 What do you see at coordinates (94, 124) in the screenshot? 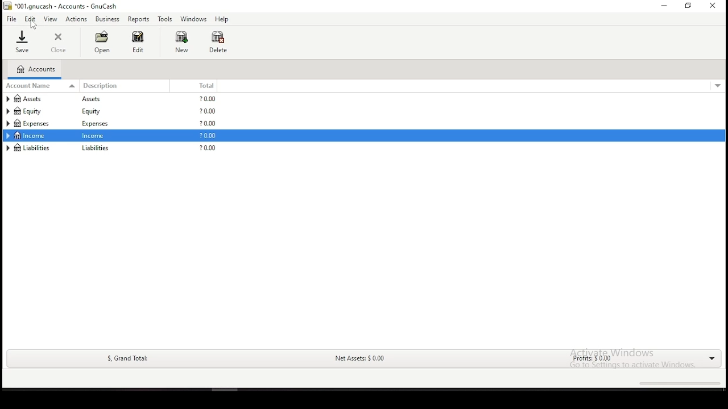
I see `Expenses` at bounding box center [94, 124].